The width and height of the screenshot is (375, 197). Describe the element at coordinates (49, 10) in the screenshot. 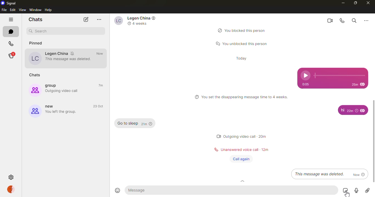

I see `help` at that location.